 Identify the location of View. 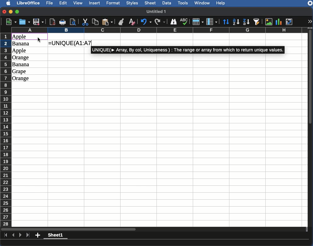
(79, 3).